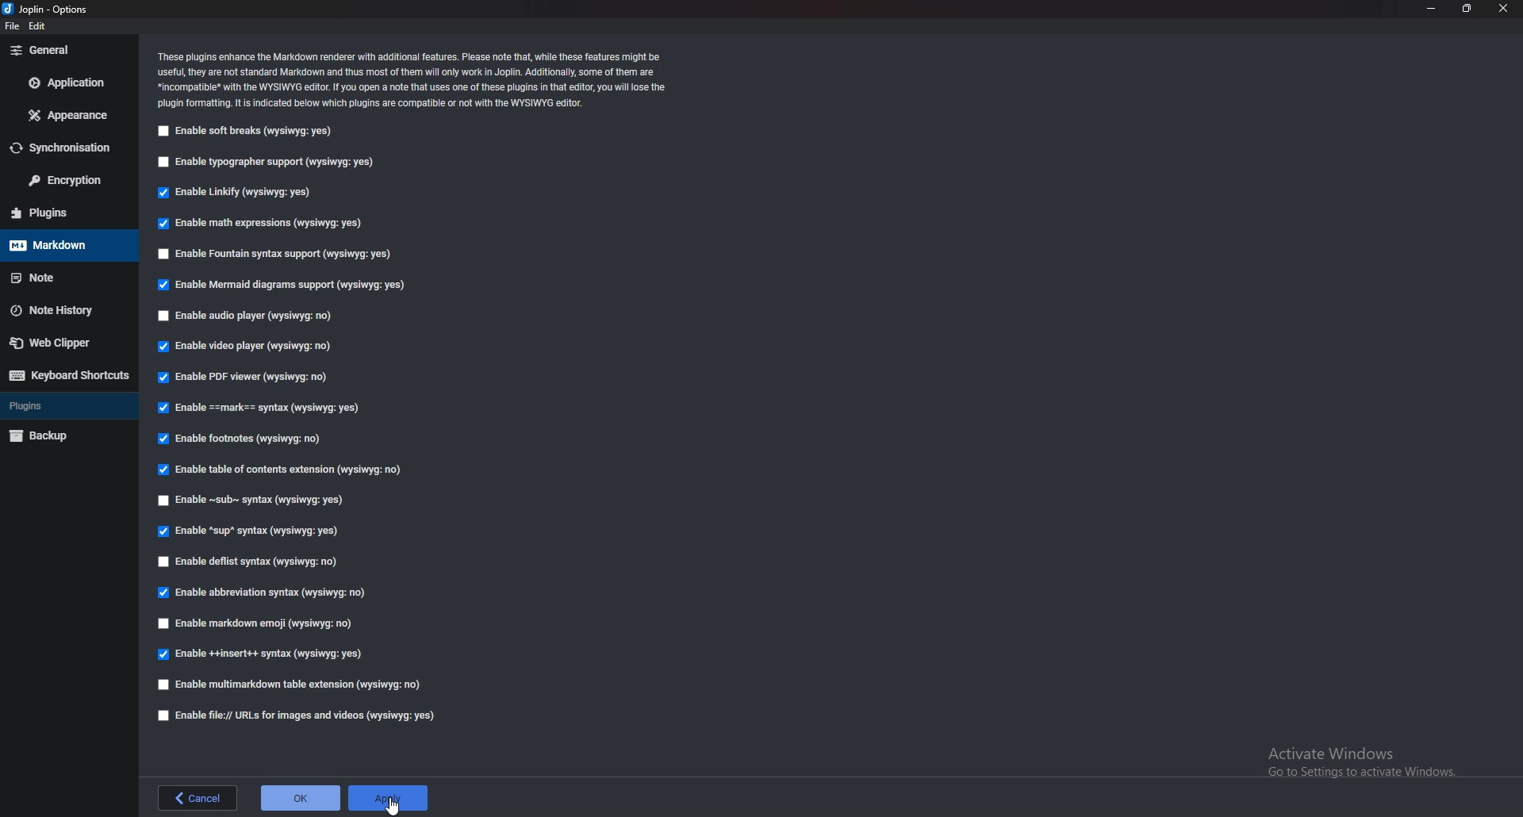 This screenshot has height=817, width=1523. I want to click on enable multimarkdown table extension, so click(291, 684).